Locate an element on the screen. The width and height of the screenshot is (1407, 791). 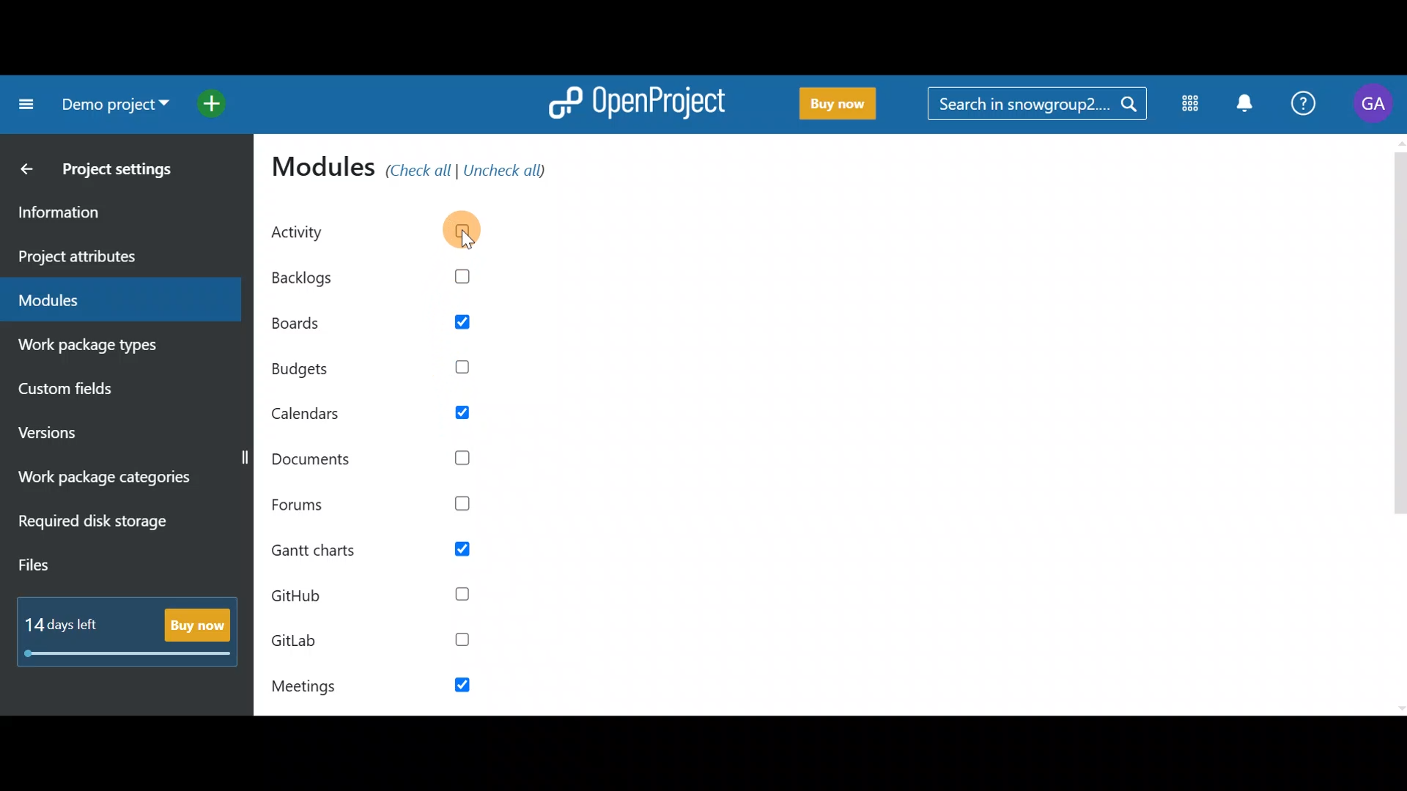
Notification centre is located at coordinates (1248, 107).